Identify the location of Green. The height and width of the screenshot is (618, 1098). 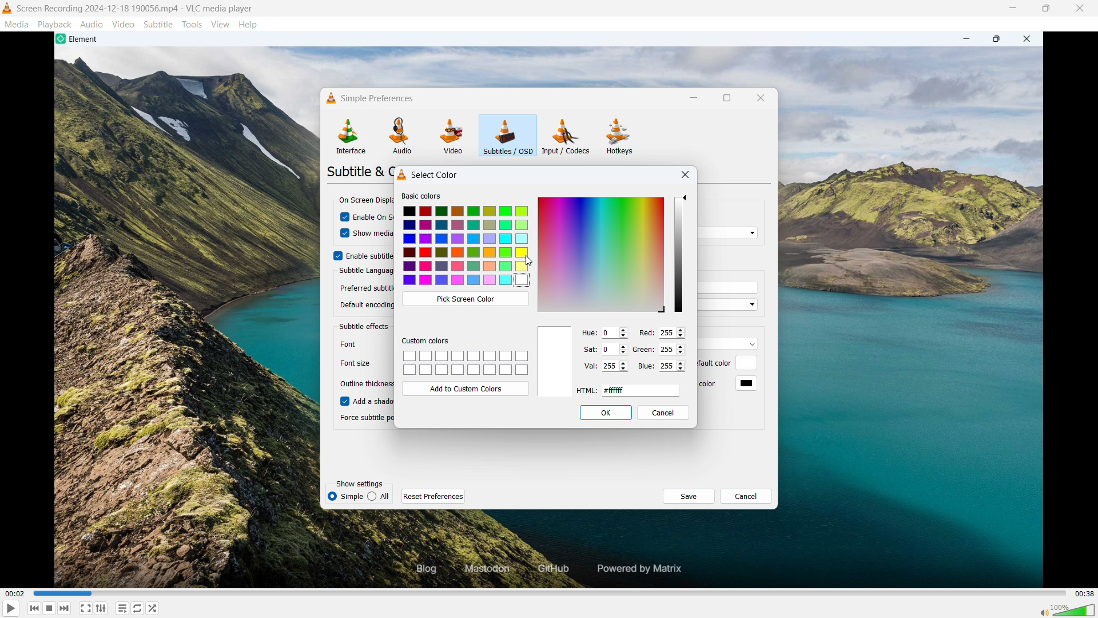
(645, 348).